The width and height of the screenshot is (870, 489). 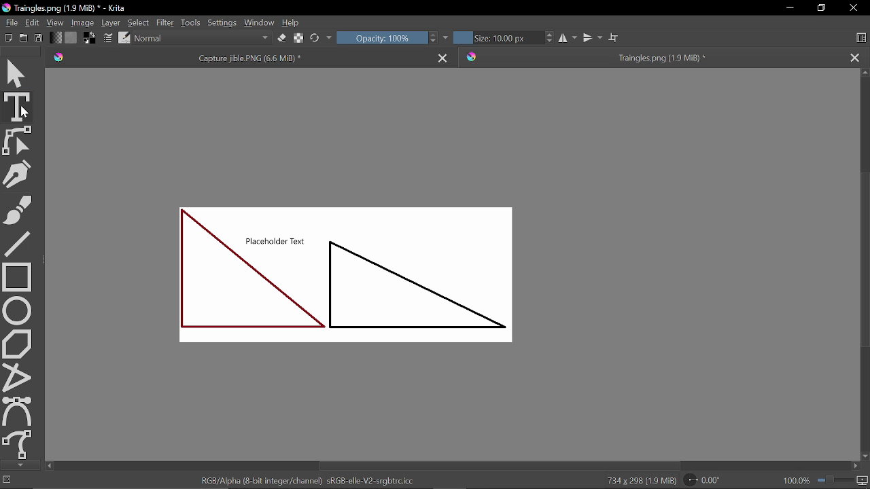 What do you see at coordinates (23, 38) in the screenshot?
I see `Open document` at bounding box center [23, 38].